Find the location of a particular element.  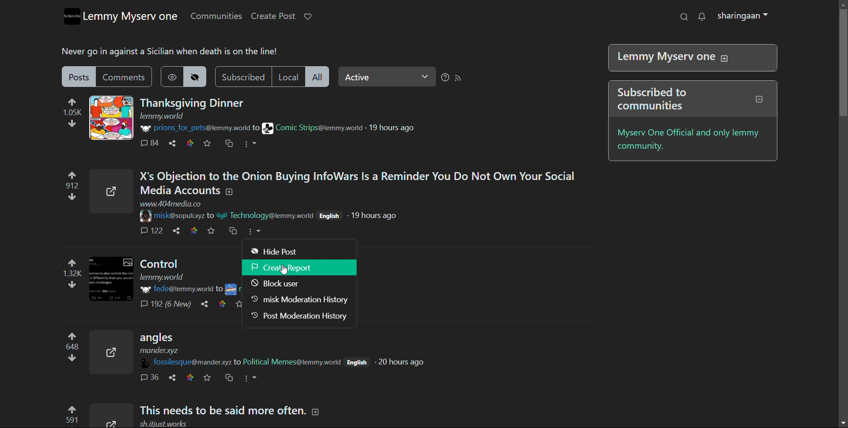

Never go in against a Sicilian when death is on the line! is located at coordinates (172, 53).